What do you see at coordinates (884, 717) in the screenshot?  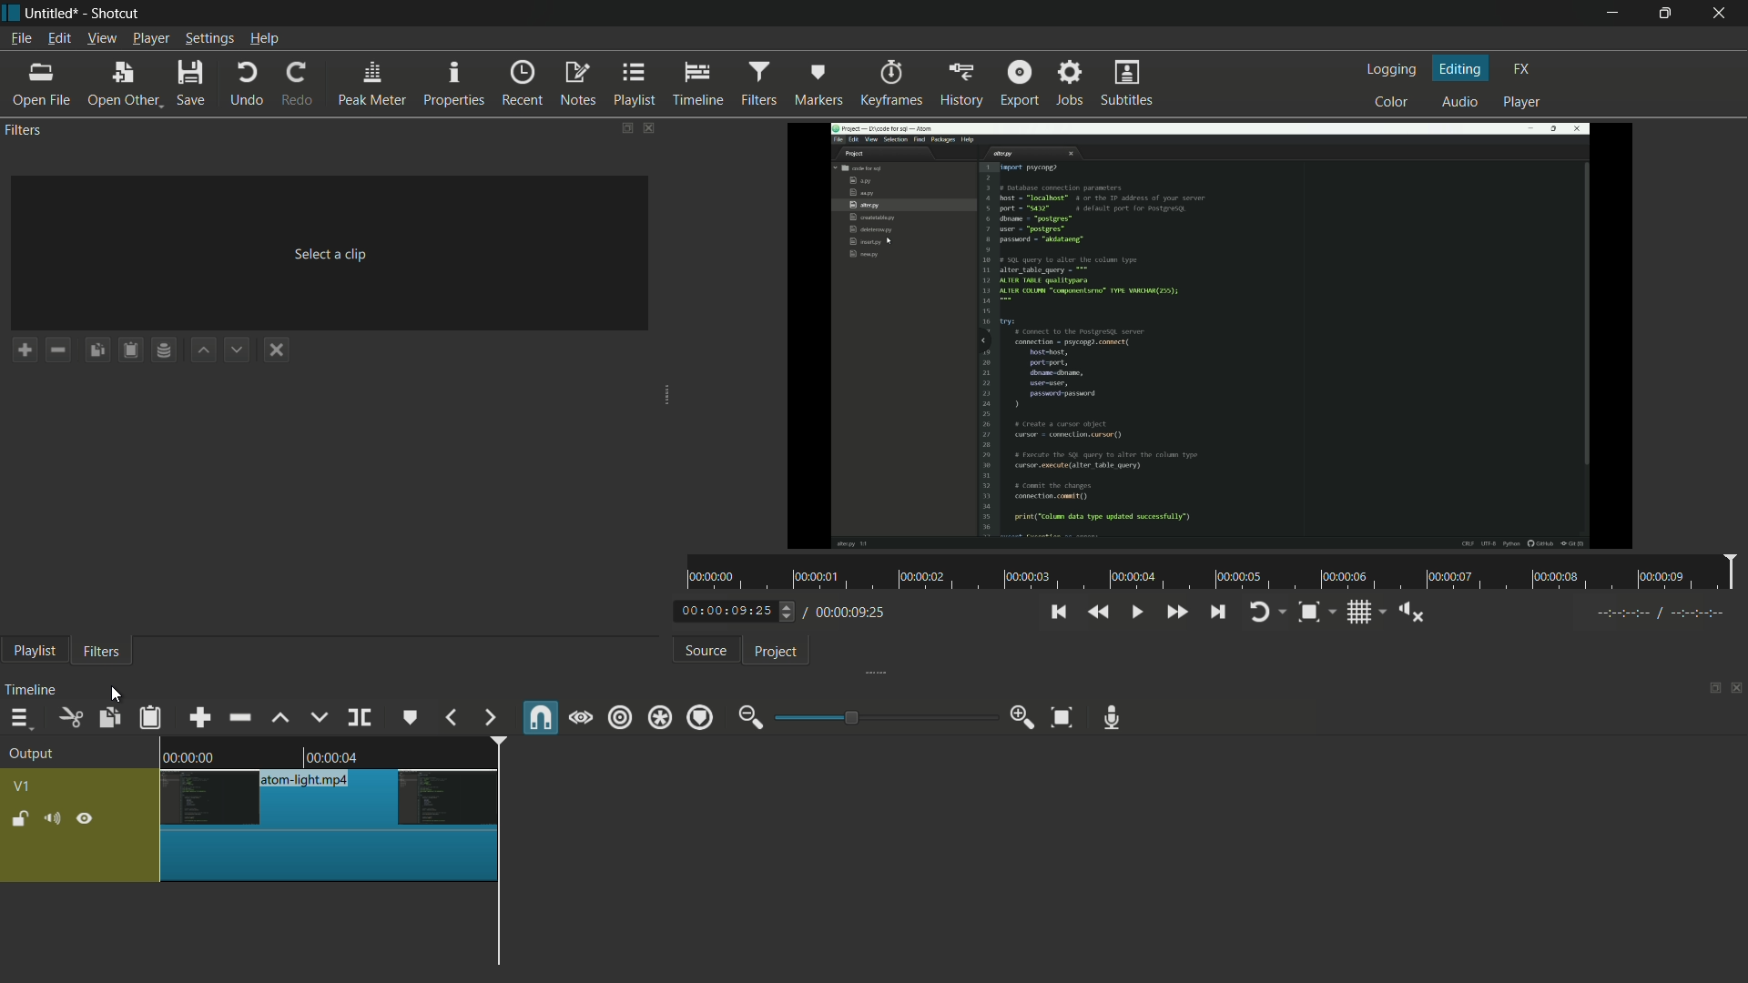 I see `adjustment bar` at bounding box center [884, 717].